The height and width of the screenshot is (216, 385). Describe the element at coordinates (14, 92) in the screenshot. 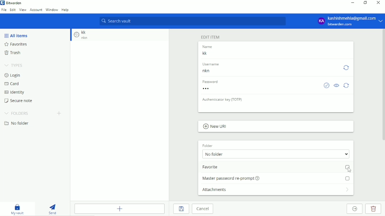

I see `Identity` at that location.